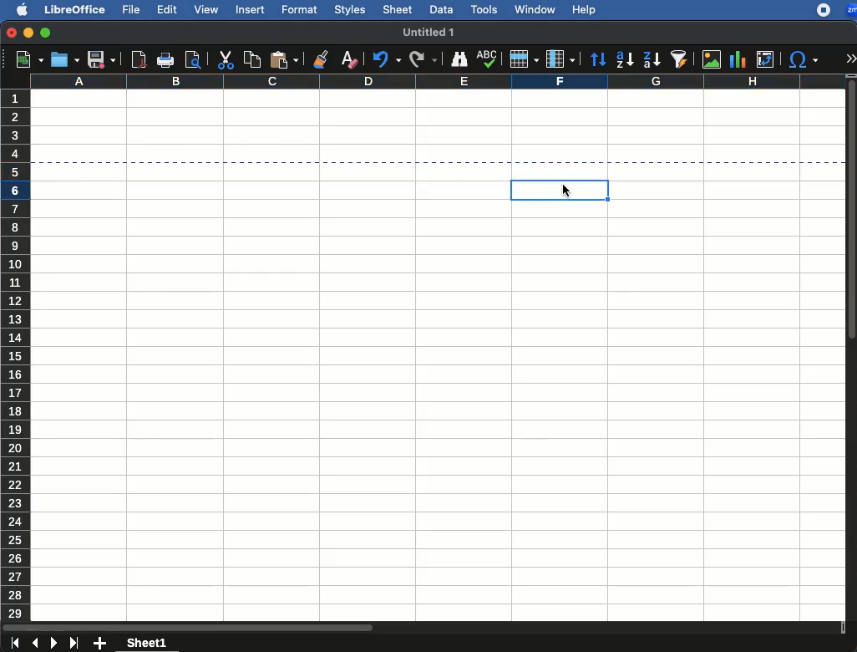 This screenshot has width=857, height=652. What do you see at coordinates (429, 31) in the screenshot?
I see `untitled` at bounding box center [429, 31].